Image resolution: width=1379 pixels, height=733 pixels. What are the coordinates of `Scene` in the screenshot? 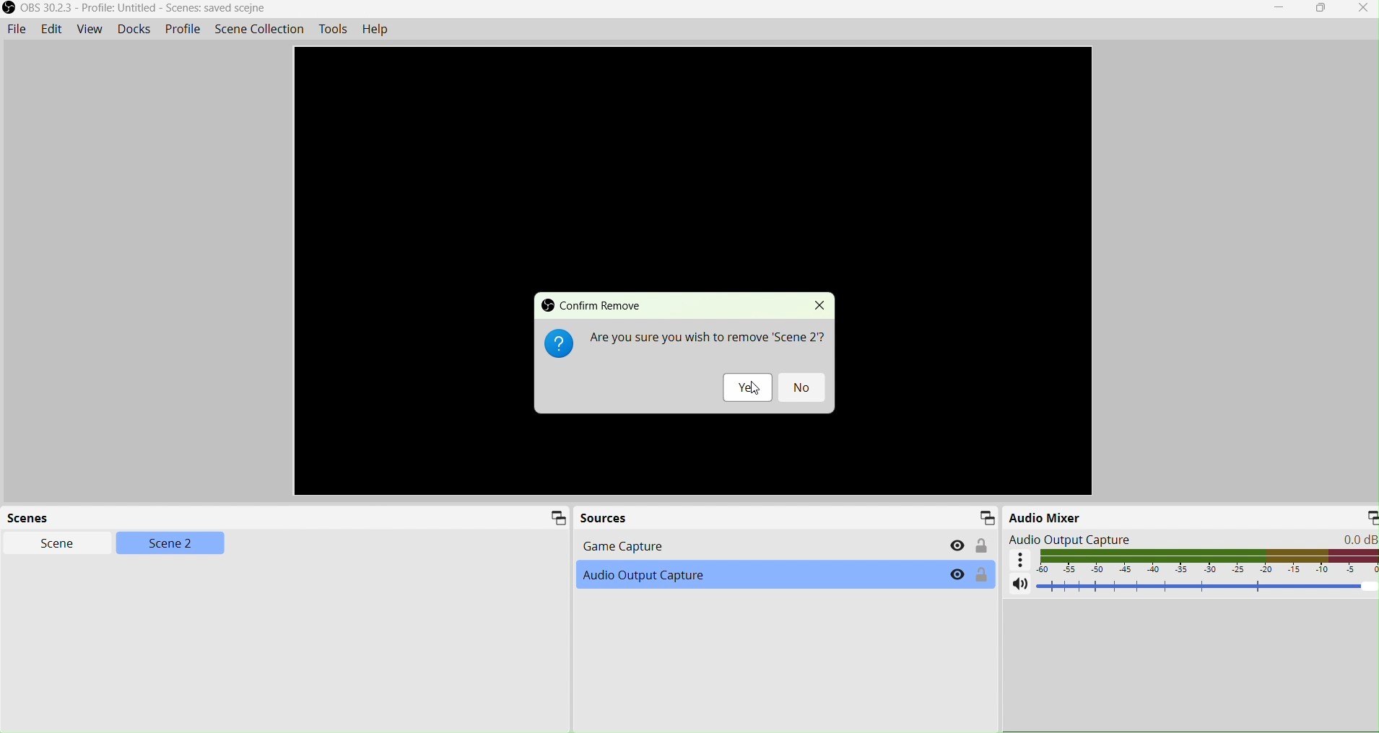 It's located at (48, 545).